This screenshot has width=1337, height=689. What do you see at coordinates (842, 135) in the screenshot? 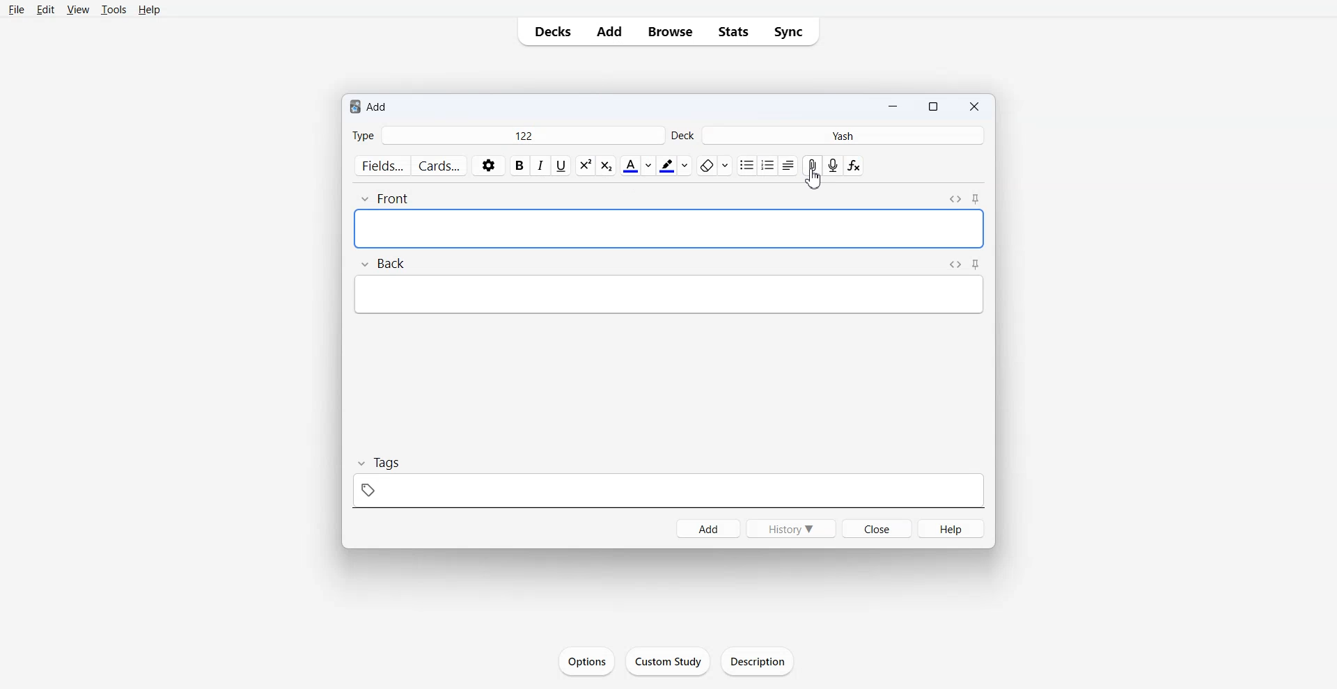
I see `Yash` at bounding box center [842, 135].